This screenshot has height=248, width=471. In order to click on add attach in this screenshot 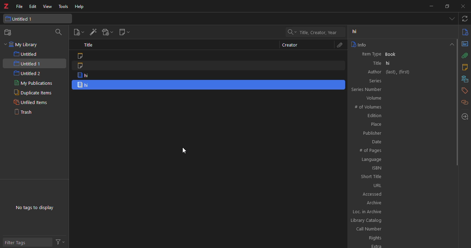, I will do `click(108, 32)`.